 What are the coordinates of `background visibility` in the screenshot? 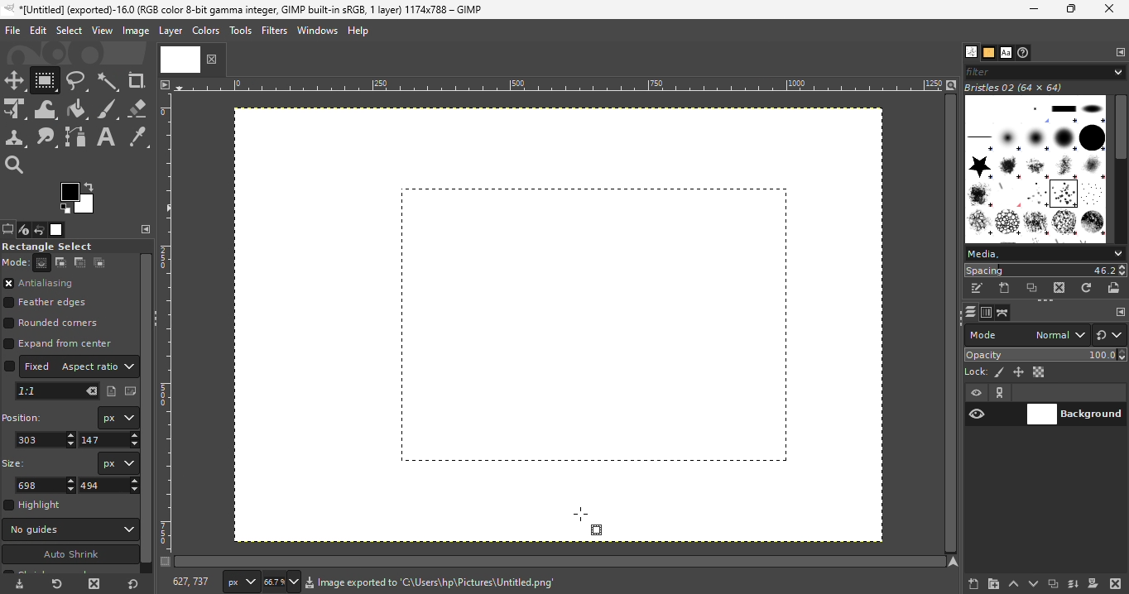 It's located at (1001, 393).